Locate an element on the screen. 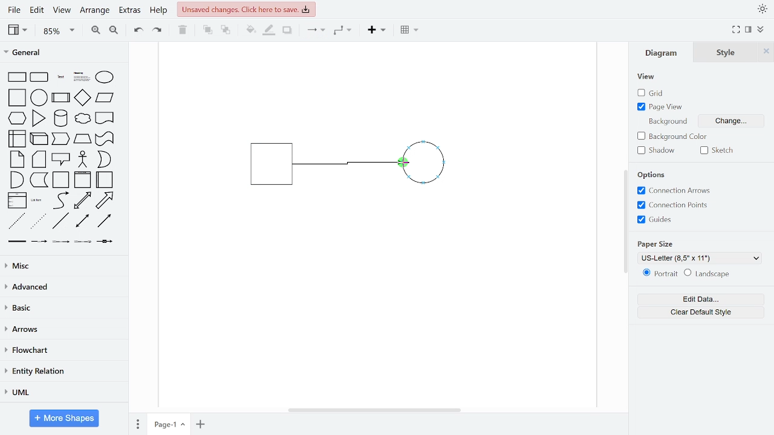  diagram is located at coordinates (664, 52).